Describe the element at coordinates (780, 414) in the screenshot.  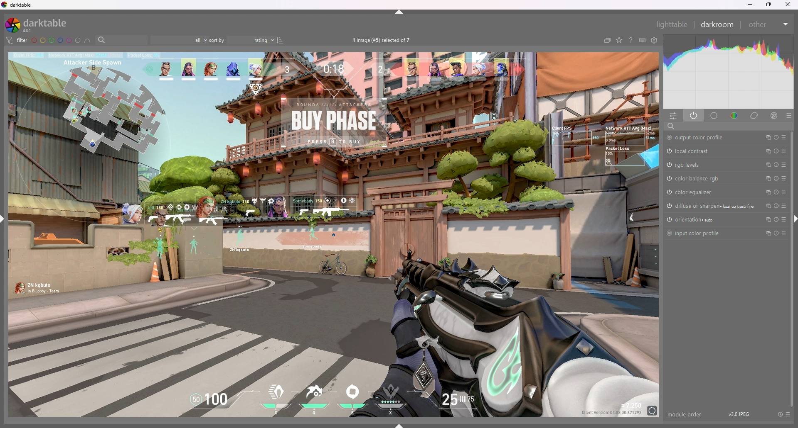
I see `reset` at that location.